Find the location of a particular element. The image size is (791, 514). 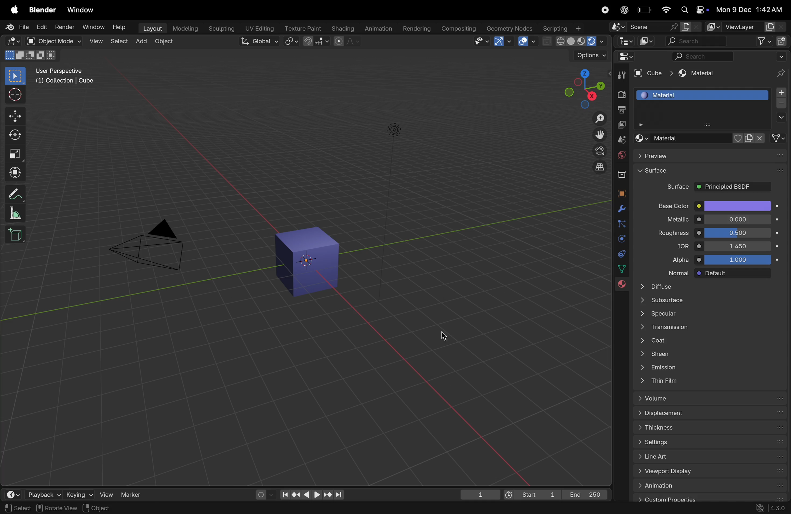

thickness is located at coordinates (707, 427).